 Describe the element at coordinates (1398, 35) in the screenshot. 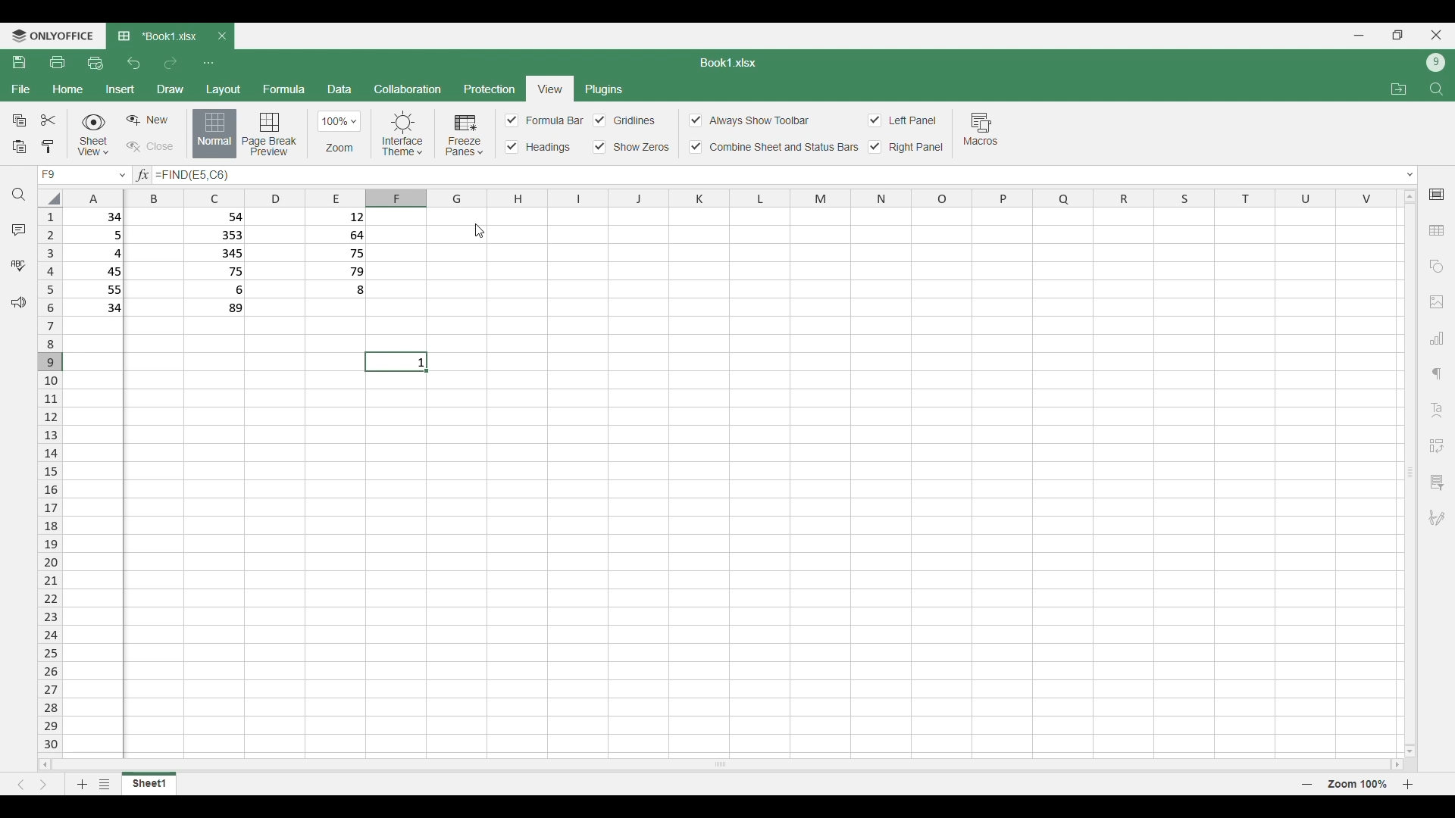

I see `Show in smaller tab` at that location.